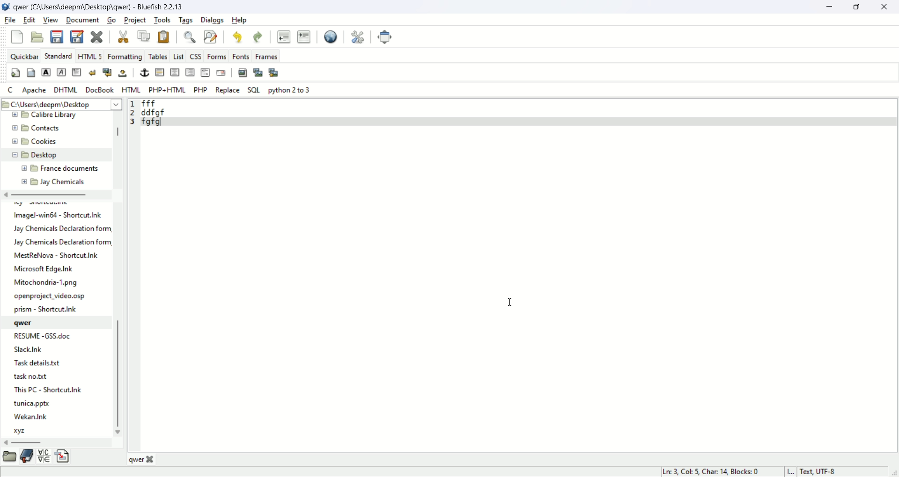 The height and width of the screenshot is (477, 899). I want to click on prism-Shortcut link, so click(47, 310).